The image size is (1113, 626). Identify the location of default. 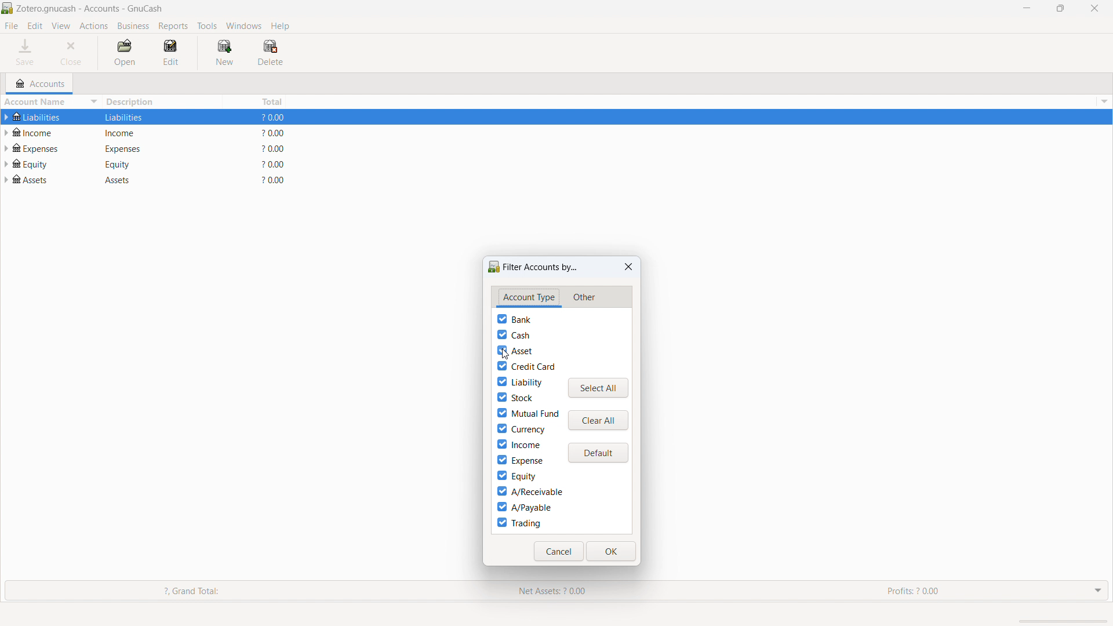
(598, 453).